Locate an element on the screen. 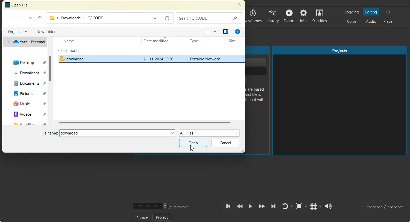 Image resolution: width=410 pixels, height=222 pixels. Text is located at coordinates (18, 5).